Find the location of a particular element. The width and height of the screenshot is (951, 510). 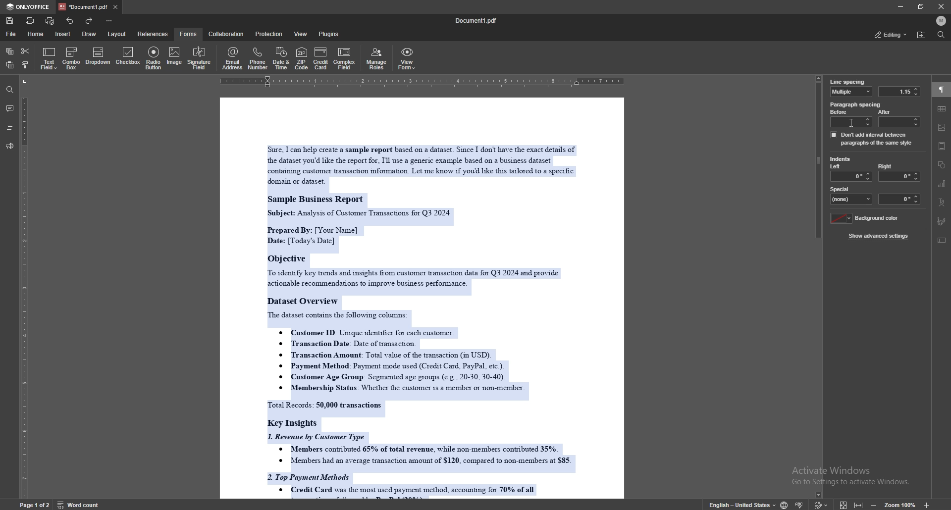

header and footer is located at coordinates (942, 146).